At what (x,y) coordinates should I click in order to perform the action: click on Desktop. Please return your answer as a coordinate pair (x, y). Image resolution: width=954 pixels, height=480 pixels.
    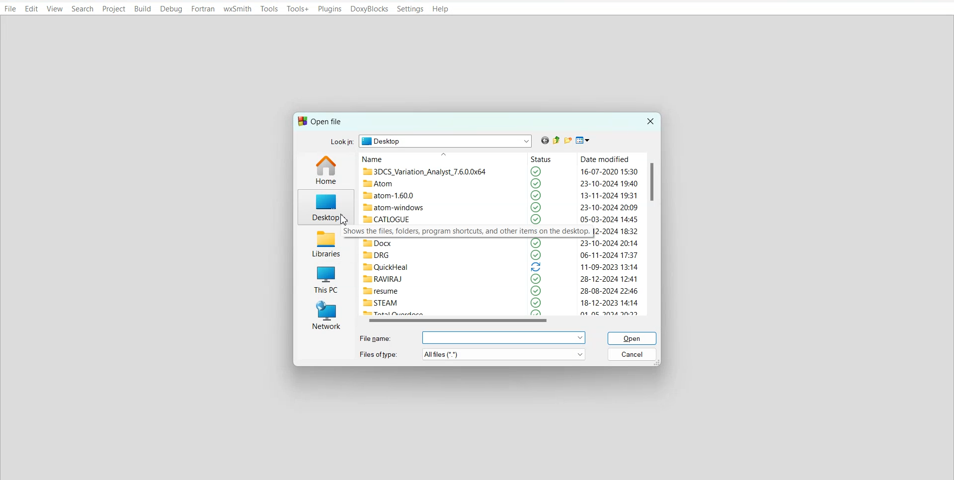
    Looking at the image, I should click on (327, 206).